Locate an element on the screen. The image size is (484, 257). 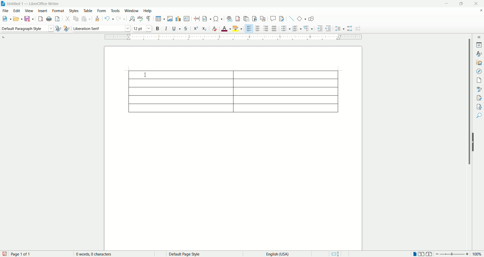
justified is located at coordinates (274, 28).